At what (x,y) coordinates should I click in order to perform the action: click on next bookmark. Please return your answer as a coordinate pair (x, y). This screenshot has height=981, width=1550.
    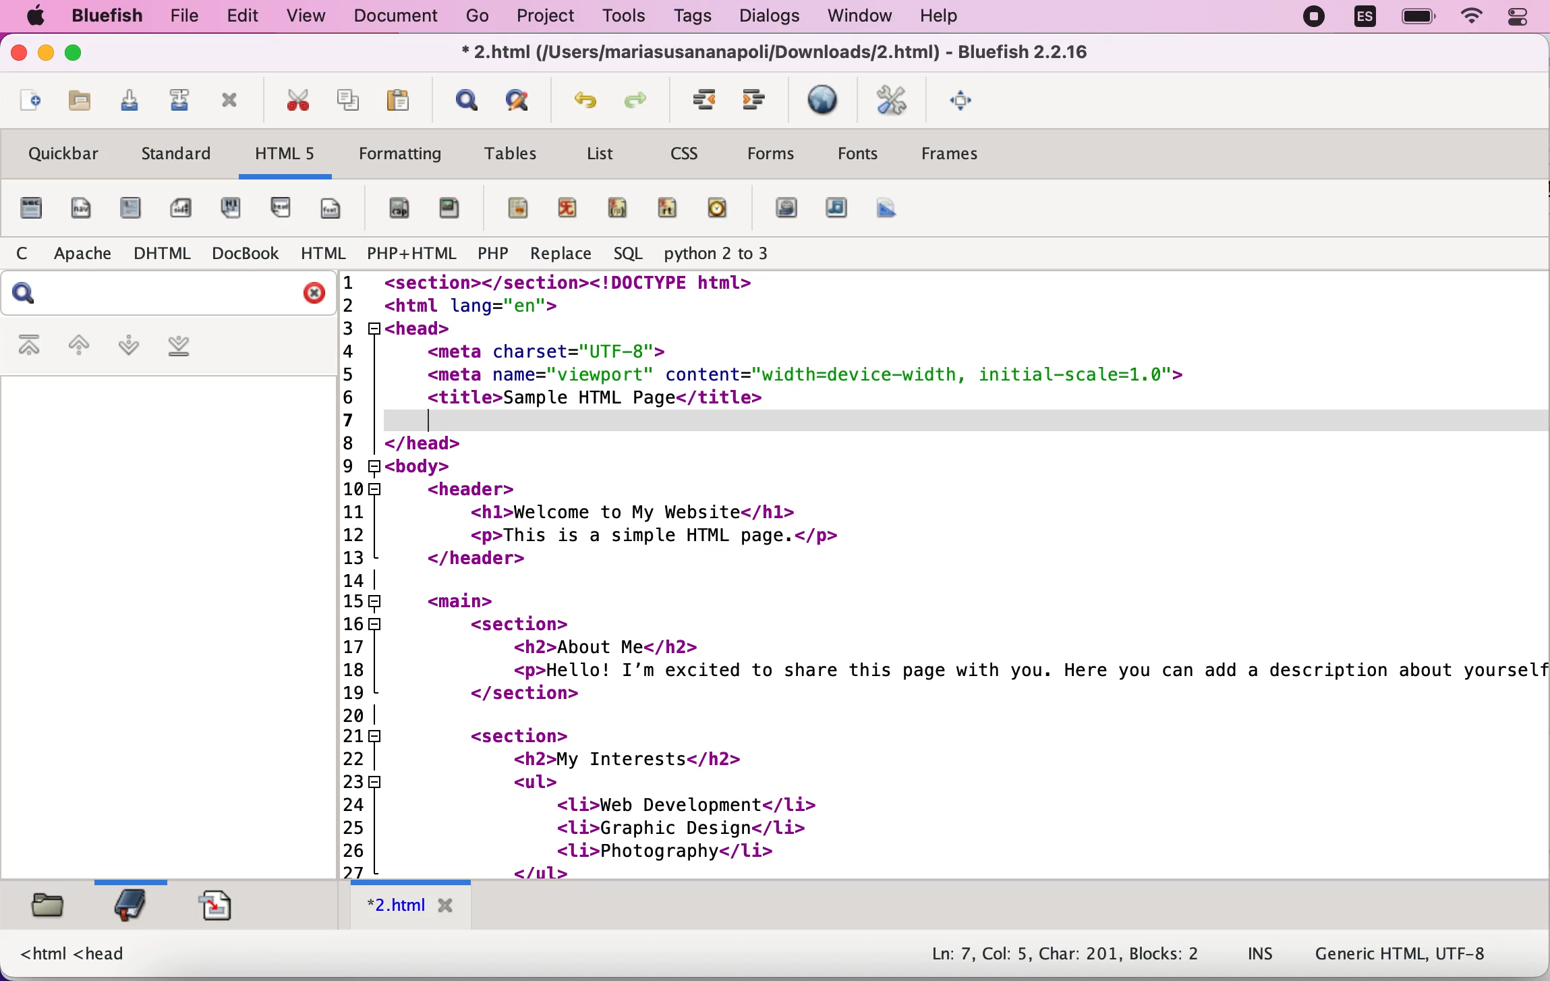
    Looking at the image, I should click on (130, 348).